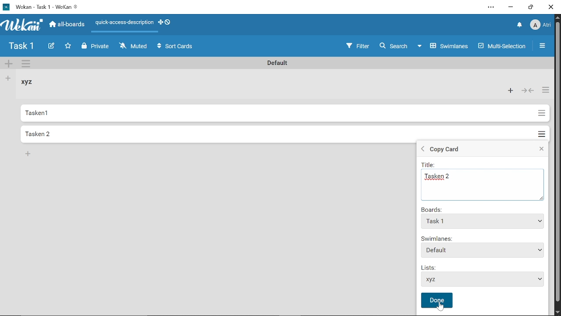 This screenshot has height=316, width=561. Describe the element at coordinates (27, 65) in the screenshot. I see `manage swimlane` at that location.